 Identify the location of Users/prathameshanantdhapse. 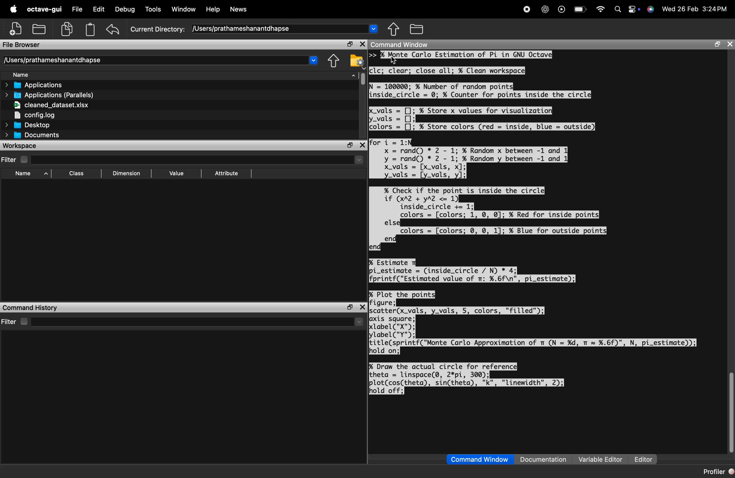
(162, 59).